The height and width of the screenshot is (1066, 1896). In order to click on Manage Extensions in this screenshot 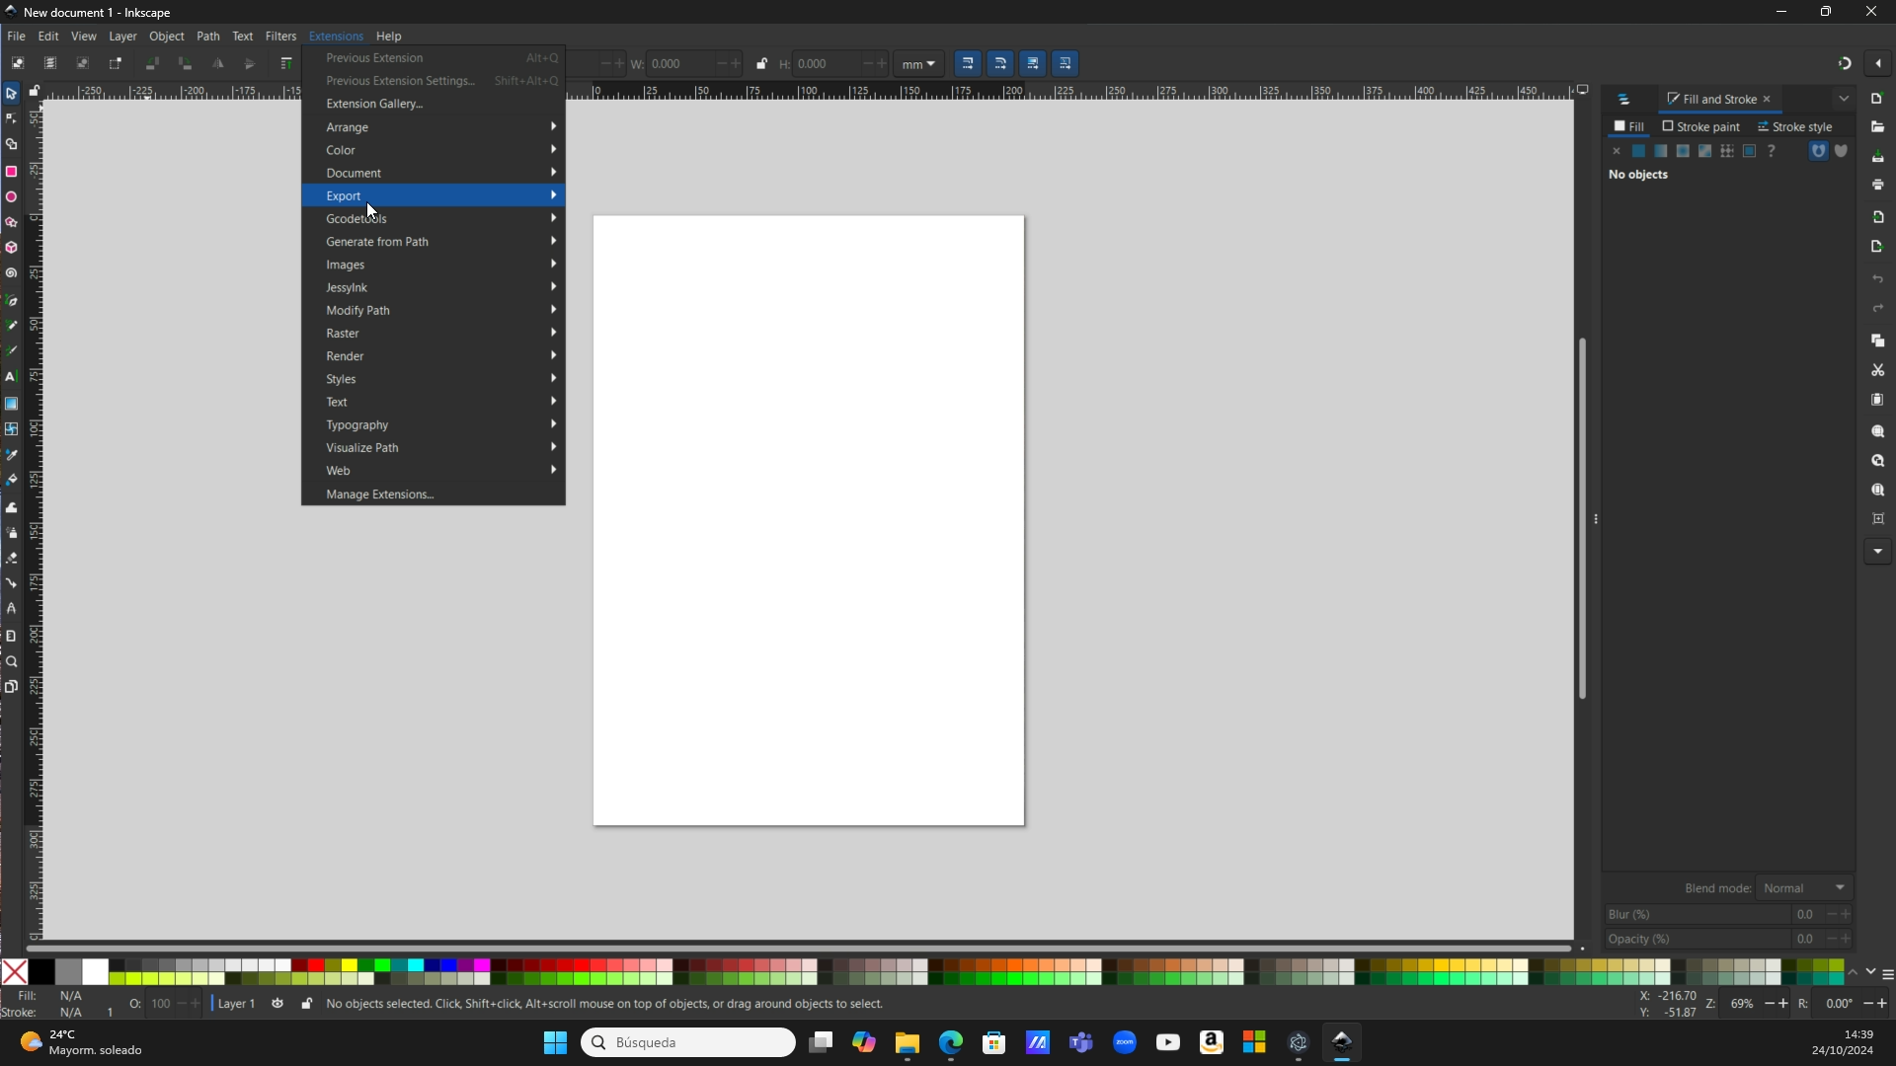, I will do `click(407, 495)`.